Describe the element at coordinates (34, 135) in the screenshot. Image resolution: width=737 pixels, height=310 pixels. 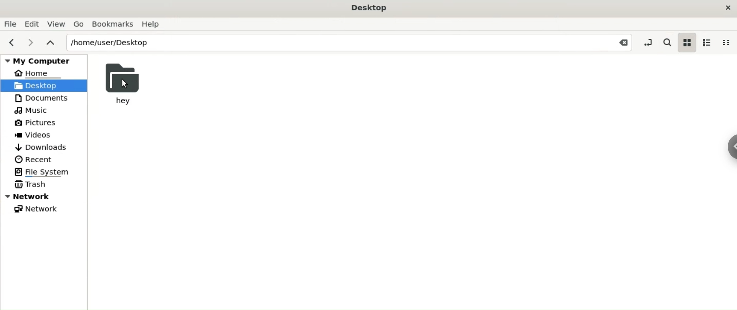
I see `Videos` at that location.